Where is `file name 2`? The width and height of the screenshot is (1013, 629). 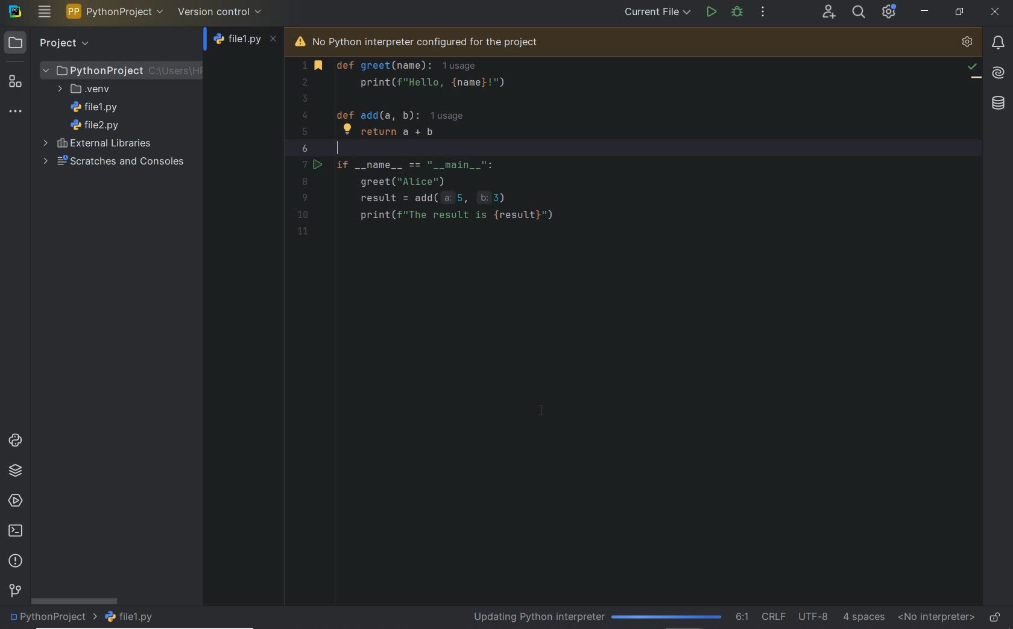 file name 2 is located at coordinates (95, 107).